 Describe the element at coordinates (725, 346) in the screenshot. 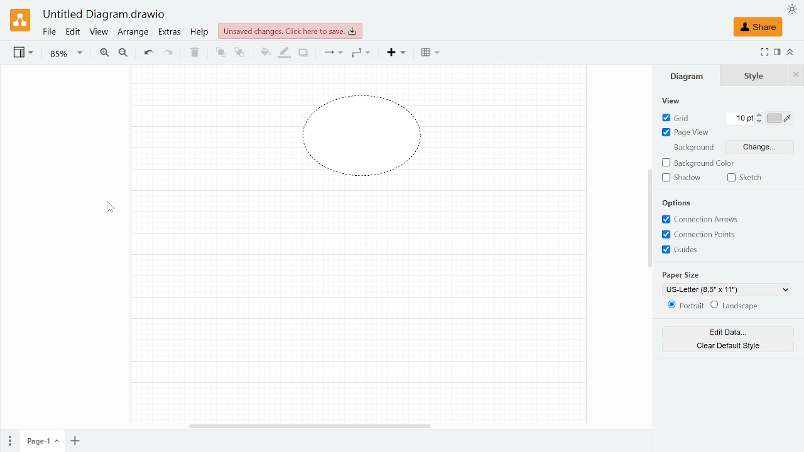

I see `CLear default style` at that location.